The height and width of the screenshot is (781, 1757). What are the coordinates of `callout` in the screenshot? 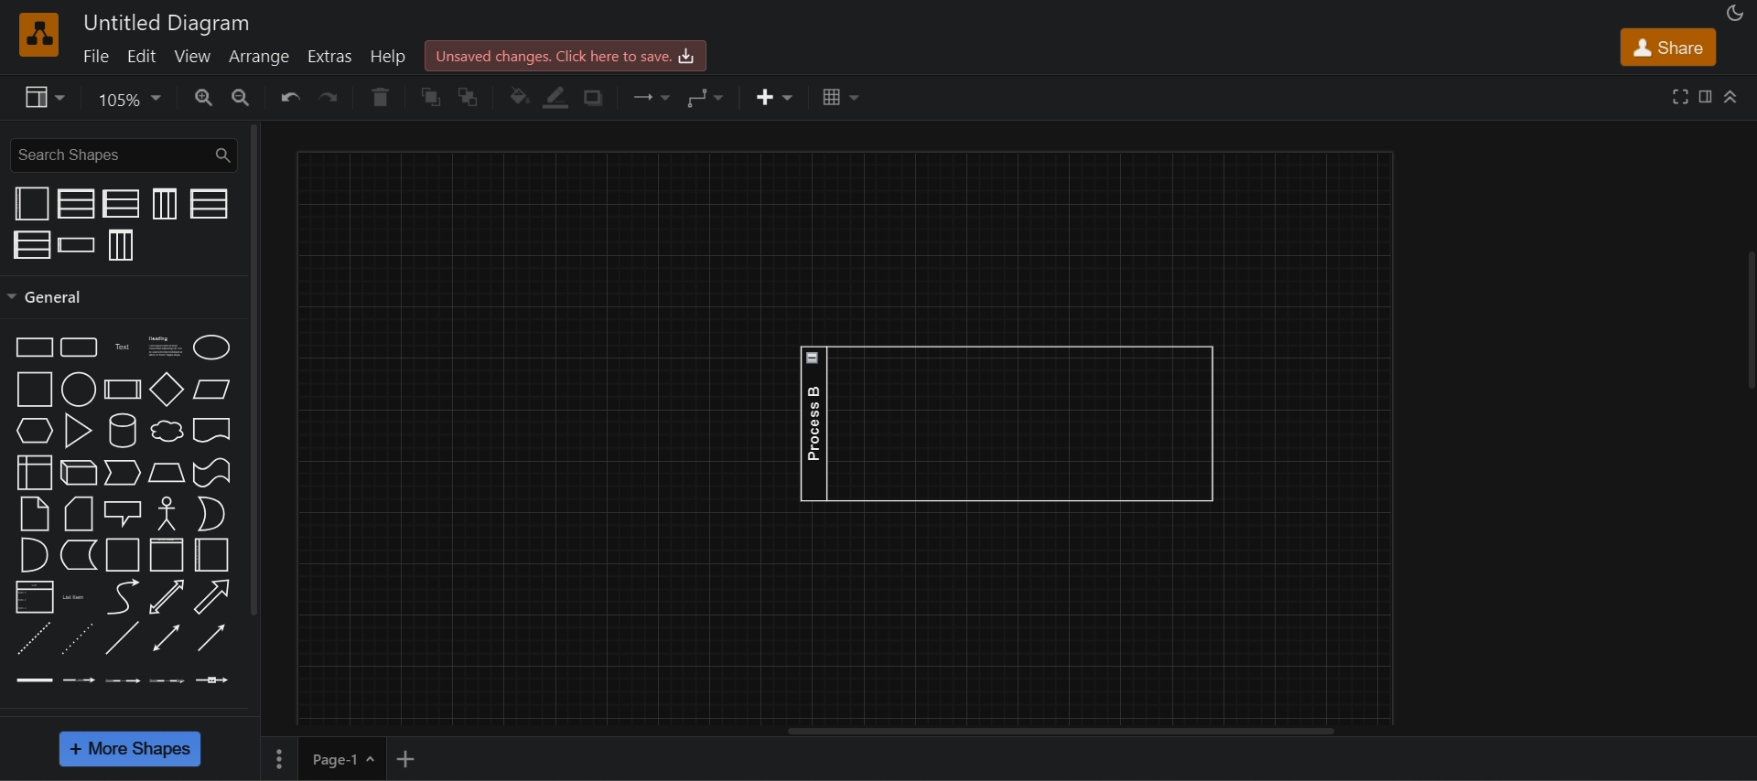 It's located at (123, 514).